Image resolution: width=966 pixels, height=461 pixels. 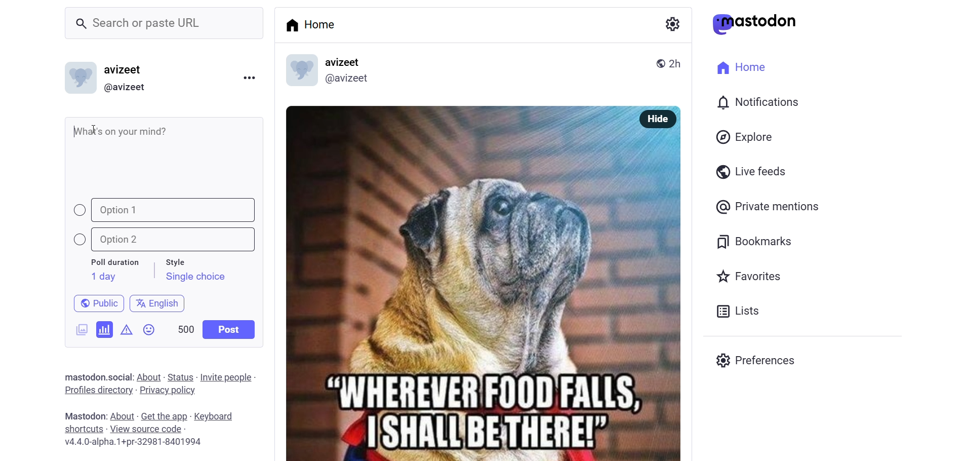 What do you see at coordinates (249, 76) in the screenshot?
I see `more` at bounding box center [249, 76].